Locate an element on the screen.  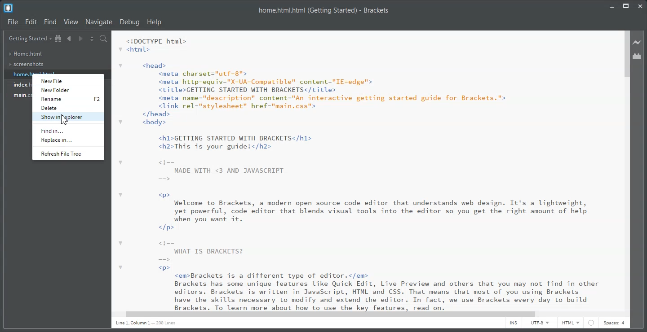
cursor is located at coordinates (62, 122).